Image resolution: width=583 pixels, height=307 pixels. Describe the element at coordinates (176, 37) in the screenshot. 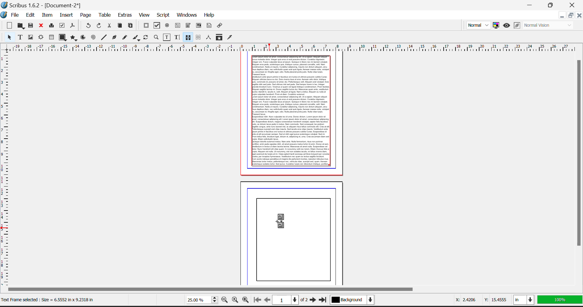

I see `Edit Text with Story Editor` at that location.